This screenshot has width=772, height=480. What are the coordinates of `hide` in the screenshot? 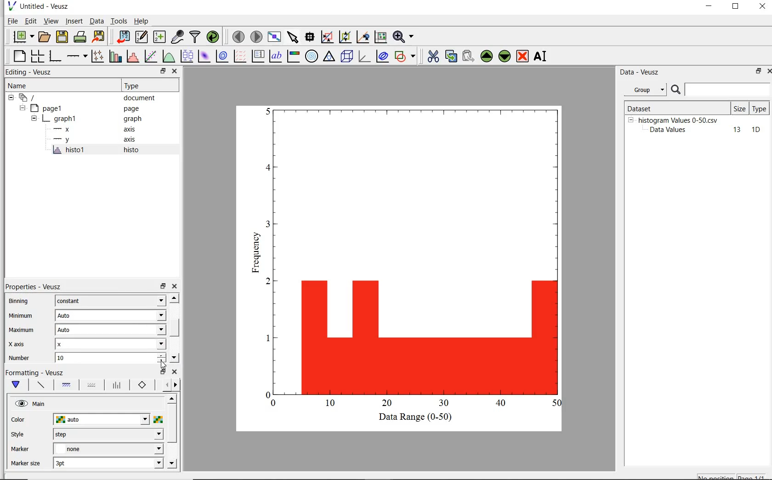 It's located at (22, 108).